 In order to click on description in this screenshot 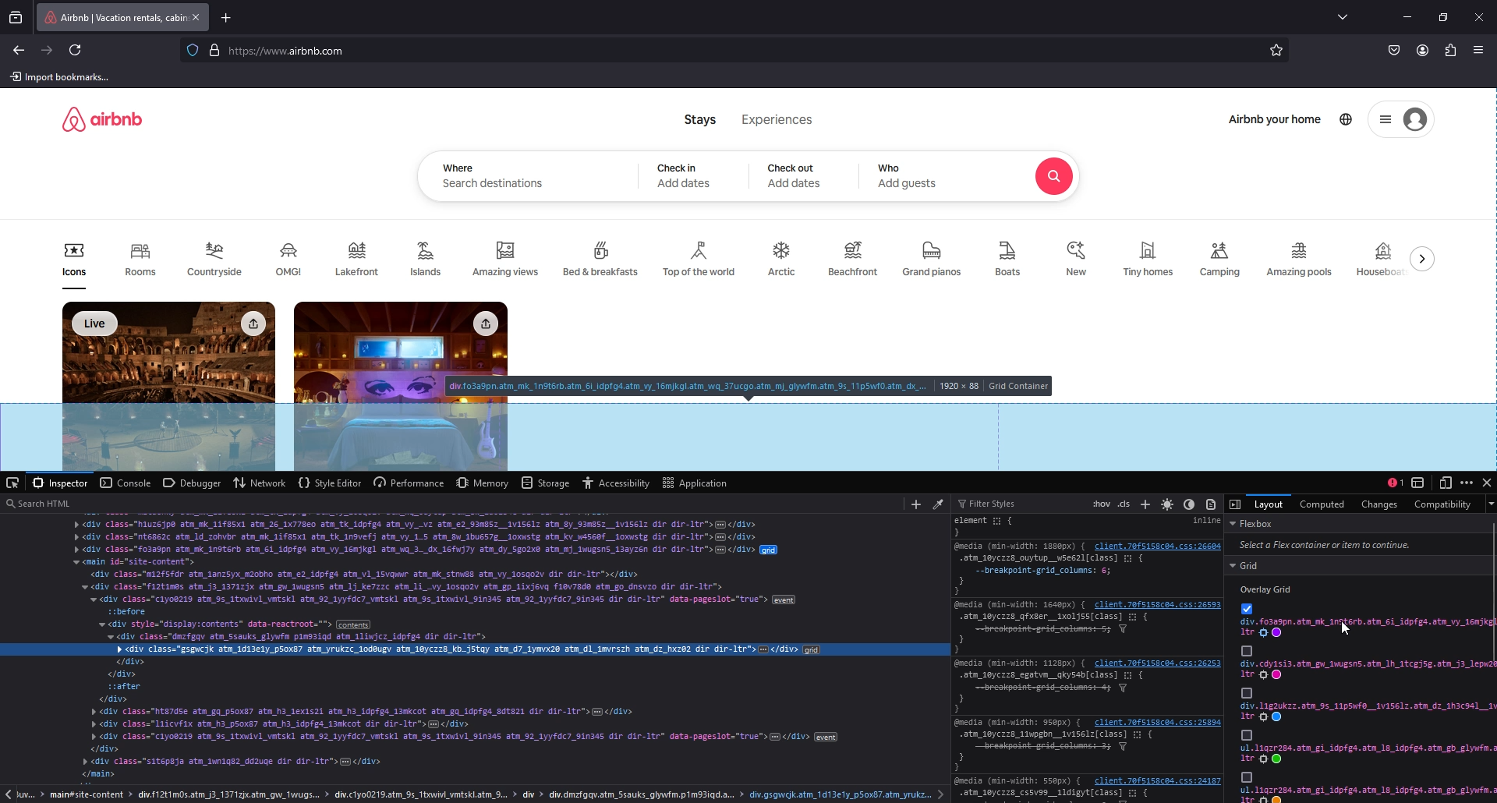, I will do `click(750, 387)`.